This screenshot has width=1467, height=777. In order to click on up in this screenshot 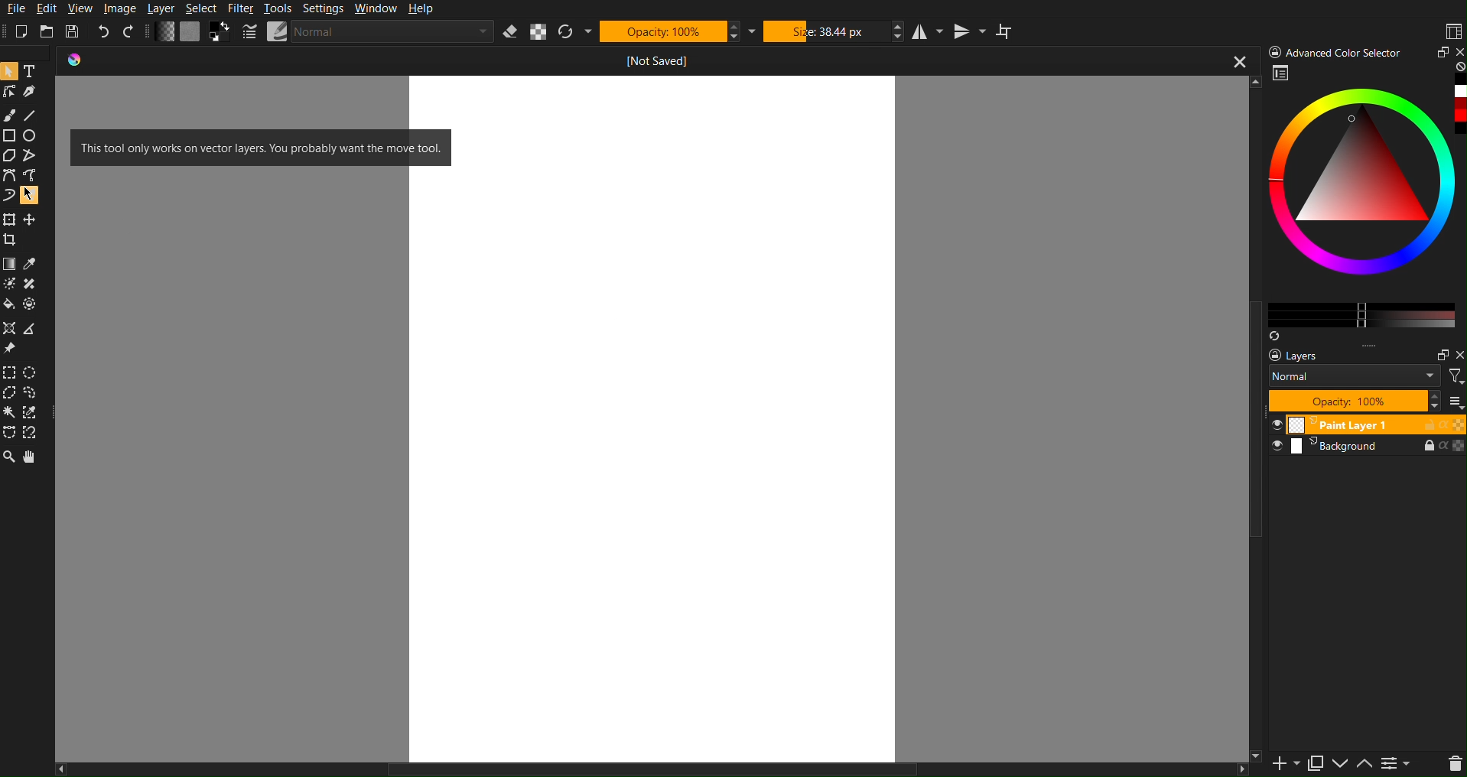, I will do `click(1365, 766)`.